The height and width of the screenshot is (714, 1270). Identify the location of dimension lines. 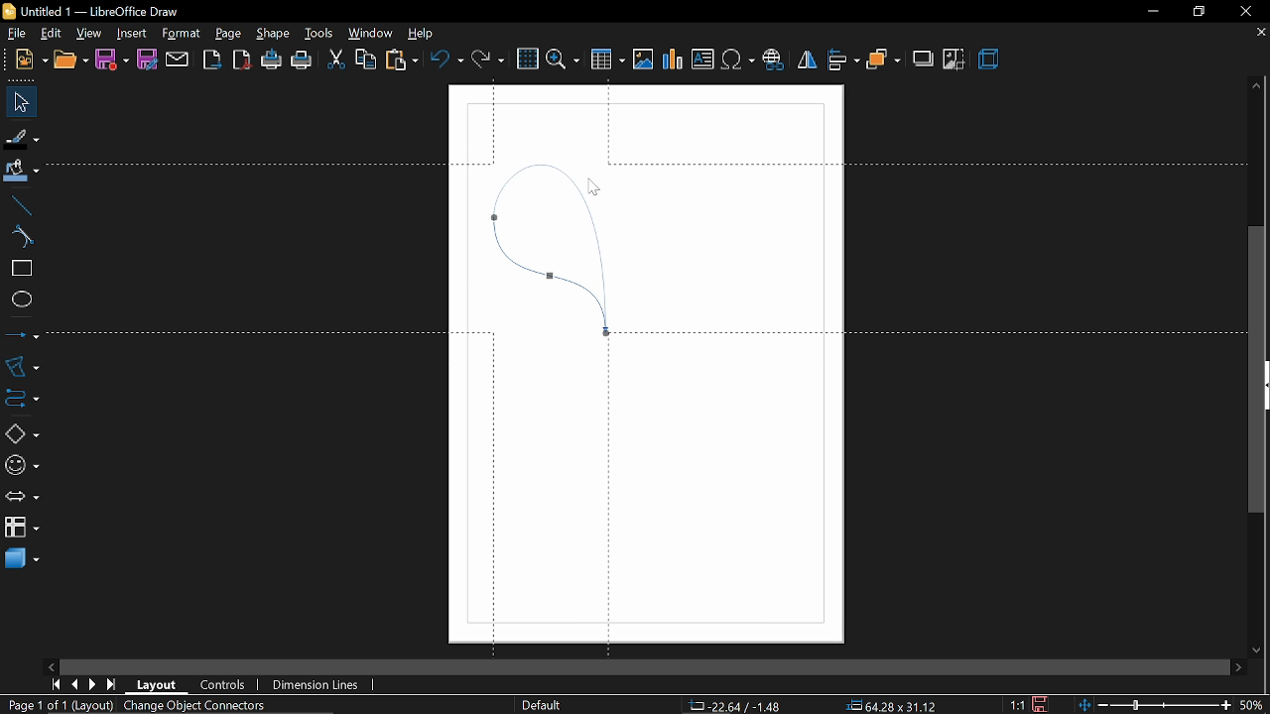
(318, 685).